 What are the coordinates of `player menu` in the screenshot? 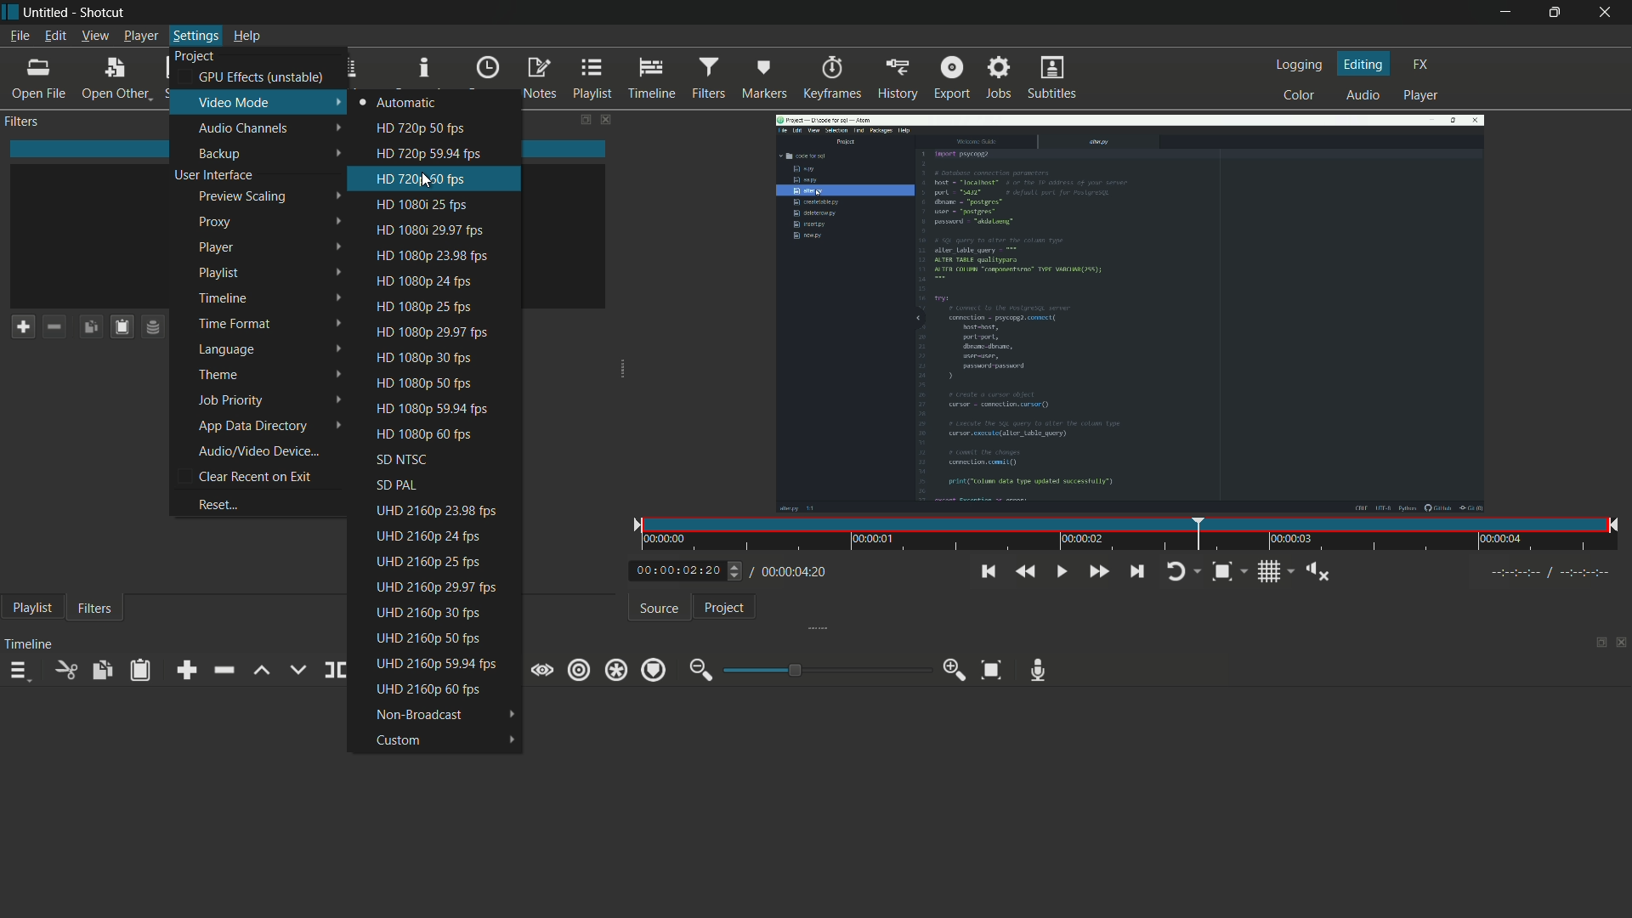 It's located at (139, 37).